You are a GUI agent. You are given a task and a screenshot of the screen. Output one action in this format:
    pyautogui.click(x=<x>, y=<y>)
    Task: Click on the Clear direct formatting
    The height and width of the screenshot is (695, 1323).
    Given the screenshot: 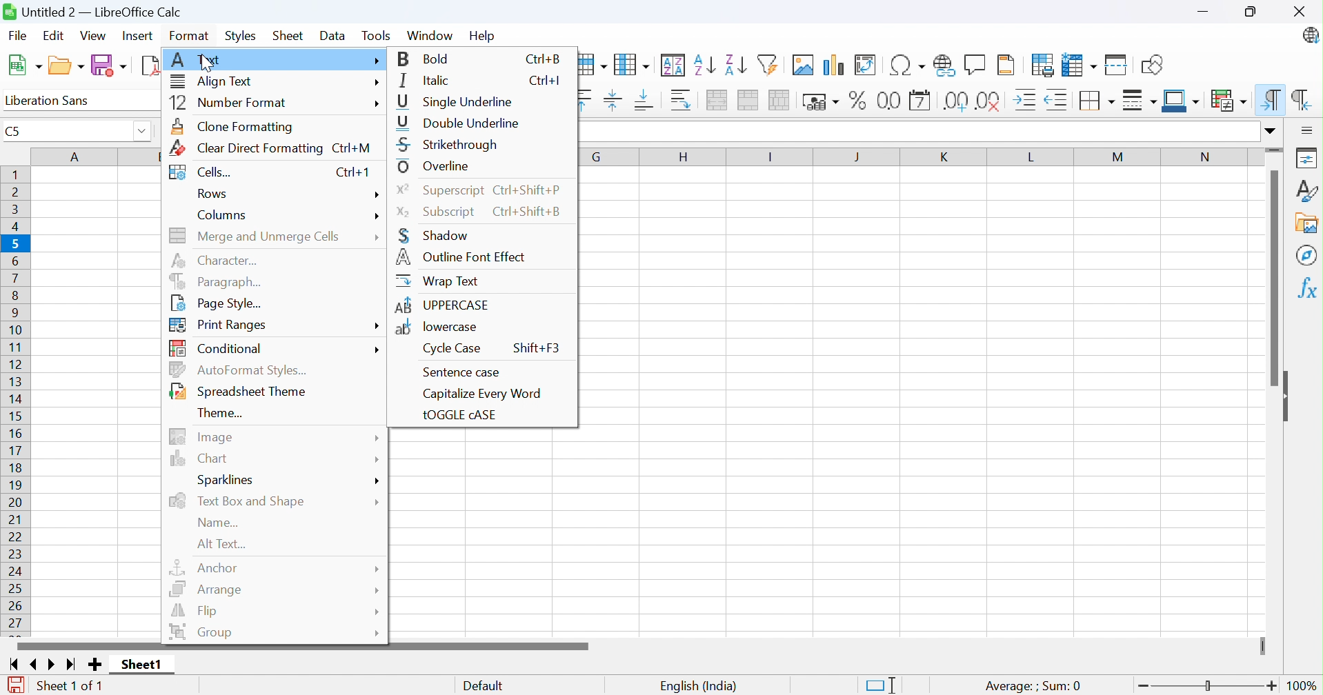 What is the action you would take?
    pyautogui.click(x=248, y=148)
    